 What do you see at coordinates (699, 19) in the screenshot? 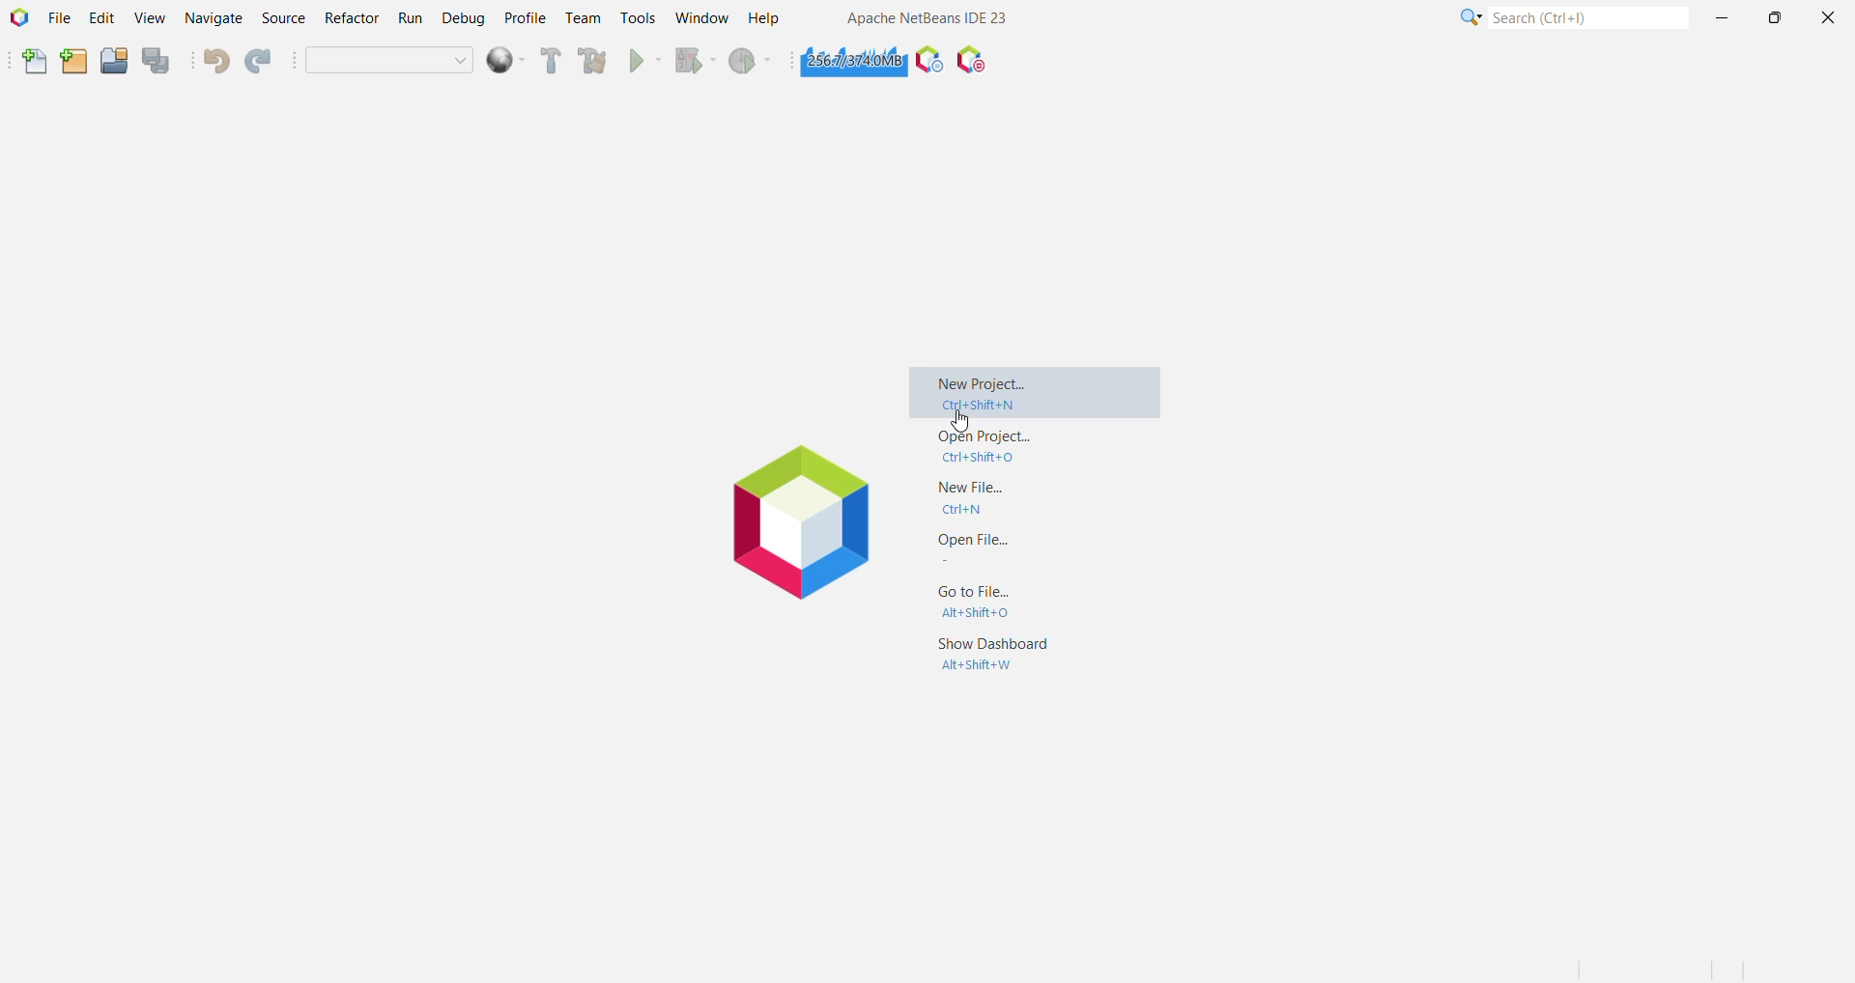
I see `Window` at bounding box center [699, 19].